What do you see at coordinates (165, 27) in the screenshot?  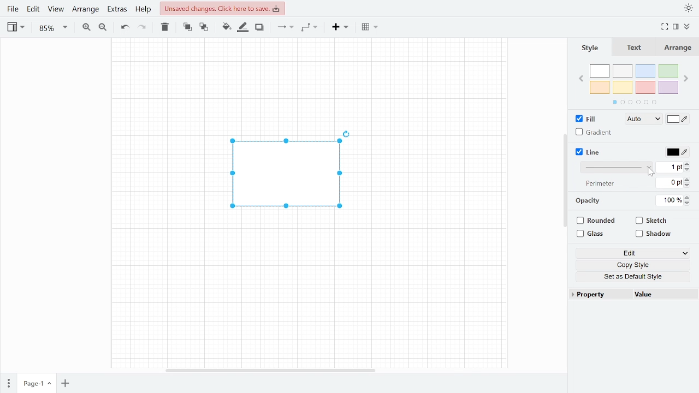 I see `Delete` at bounding box center [165, 27].